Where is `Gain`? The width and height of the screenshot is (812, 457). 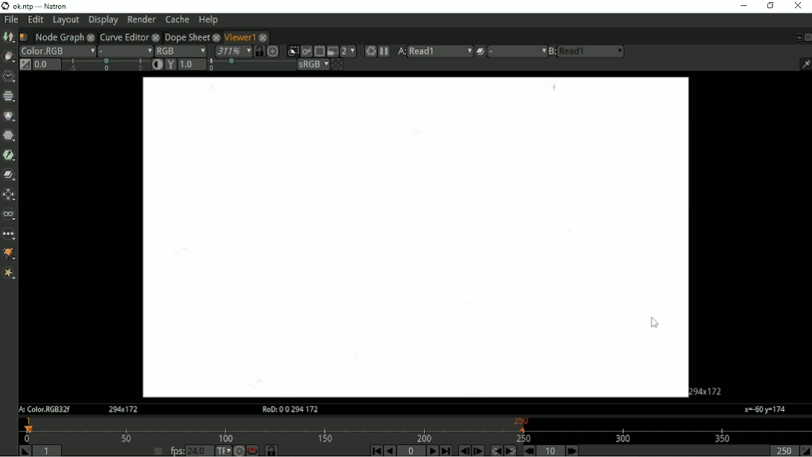
Gain is located at coordinates (47, 65).